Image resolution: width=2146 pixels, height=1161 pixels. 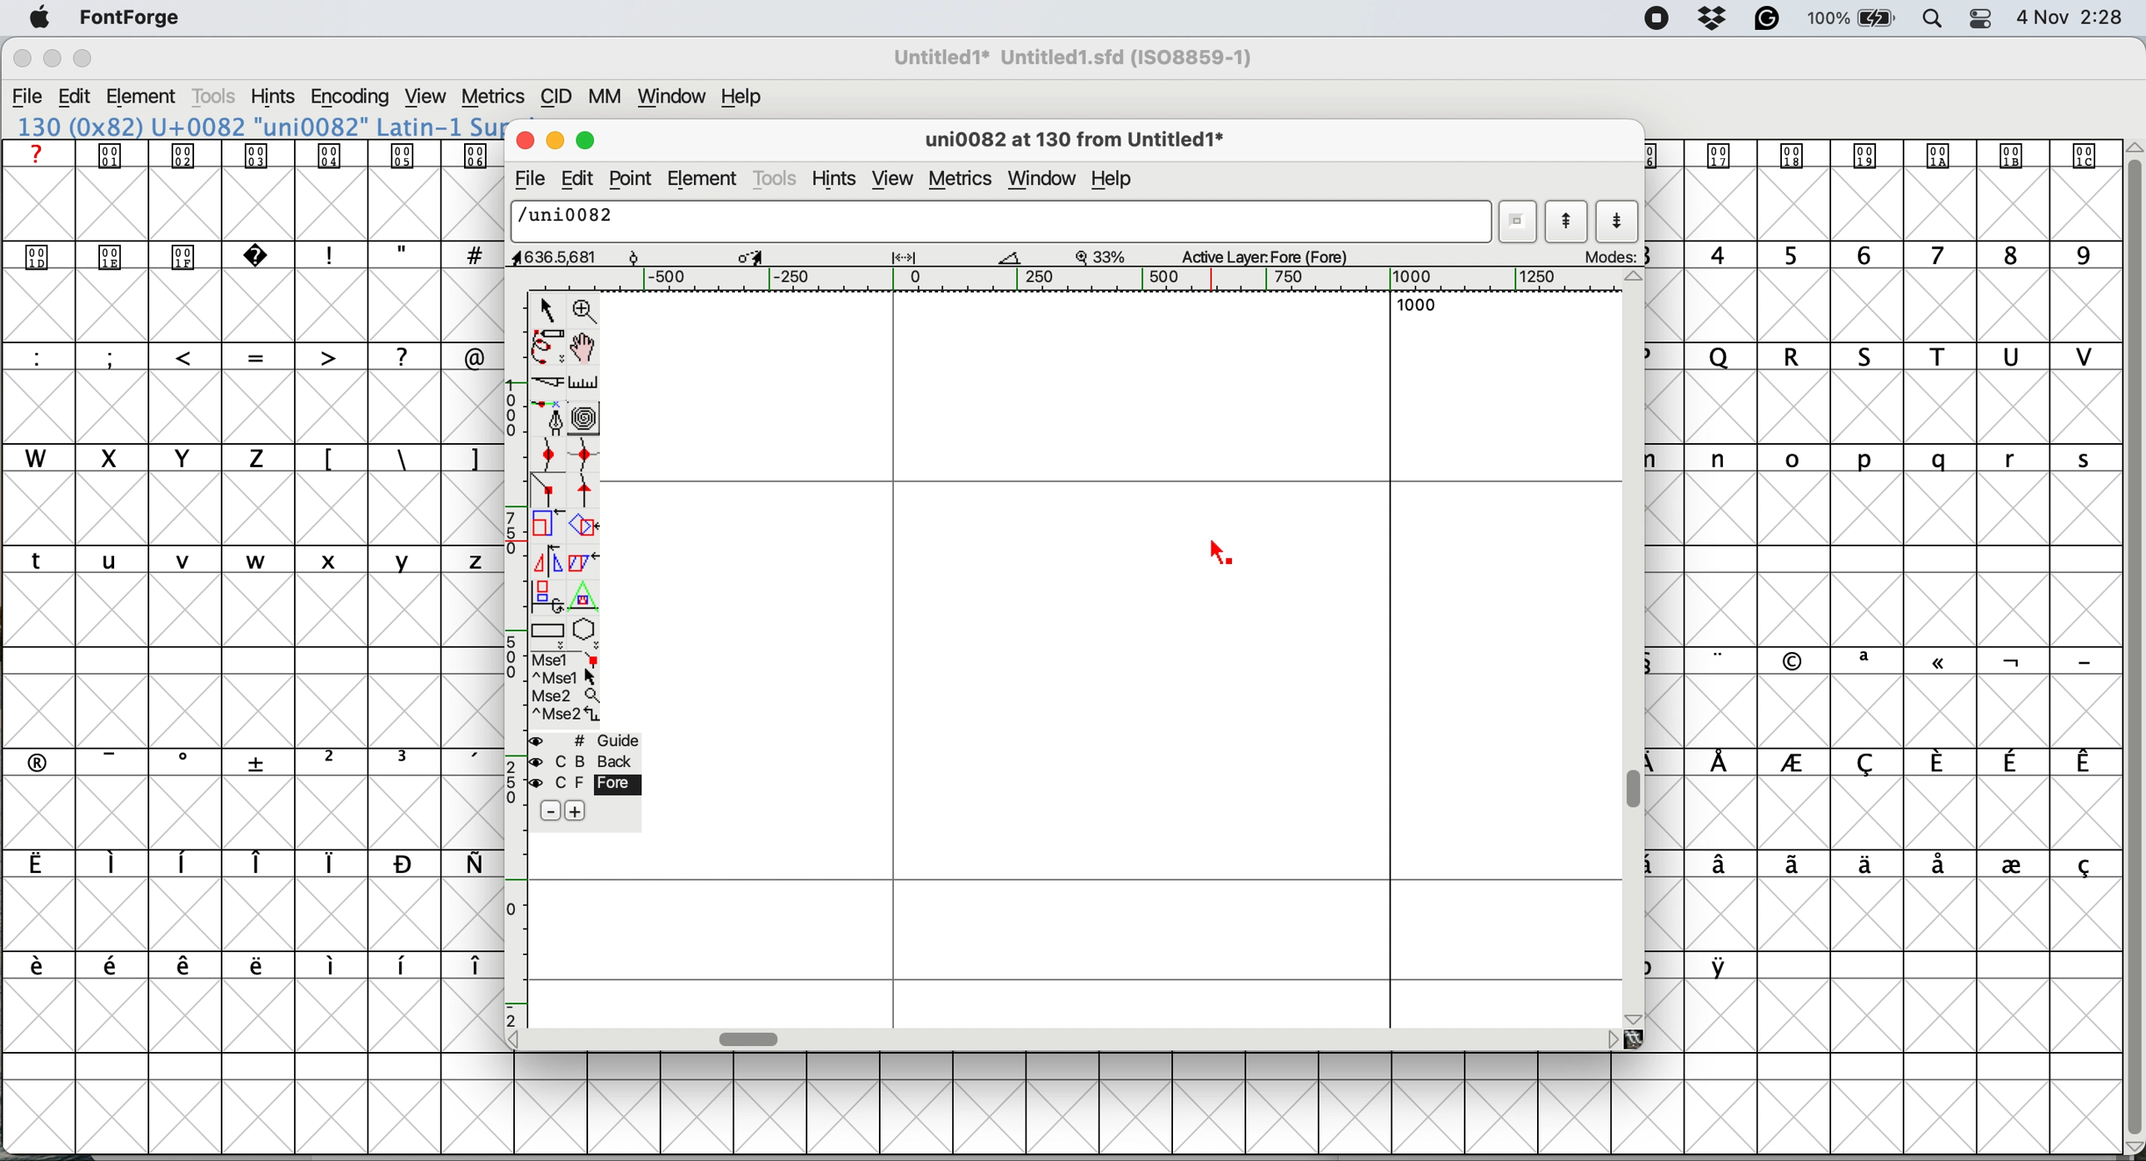 I want to click on zoom, so click(x=586, y=309).